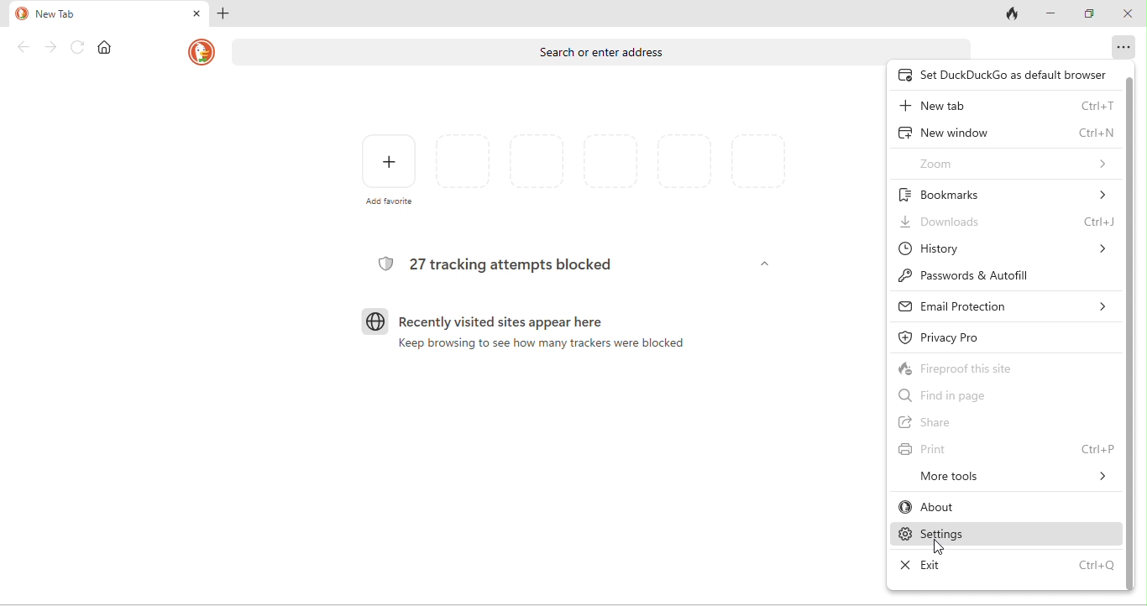  I want to click on privacy pro, so click(972, 335).